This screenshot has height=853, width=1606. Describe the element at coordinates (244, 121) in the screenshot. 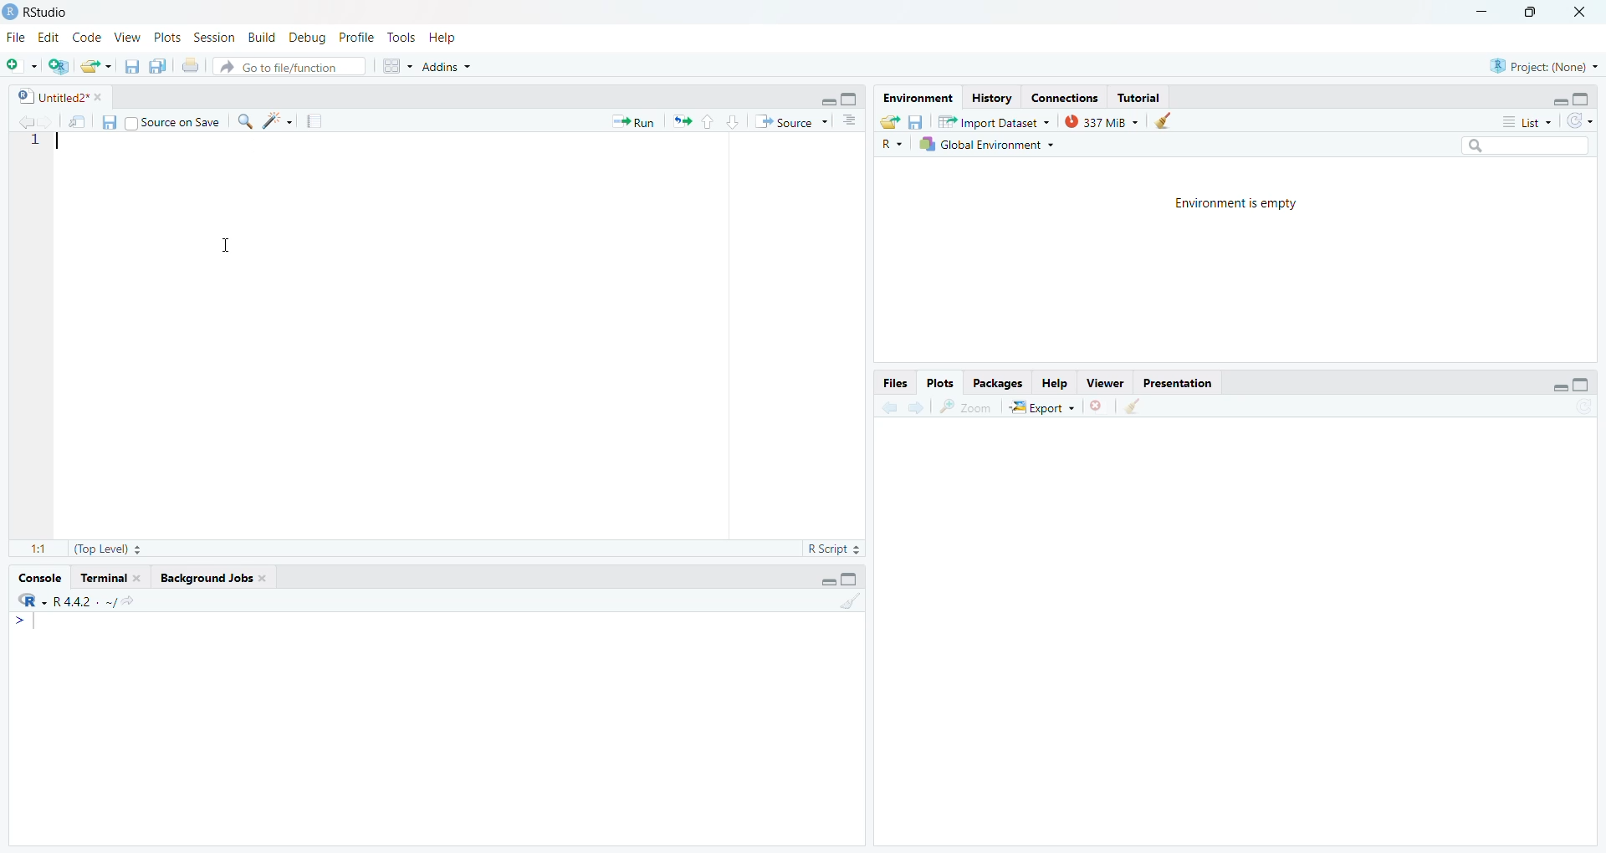

I see `find/replace` at that location.